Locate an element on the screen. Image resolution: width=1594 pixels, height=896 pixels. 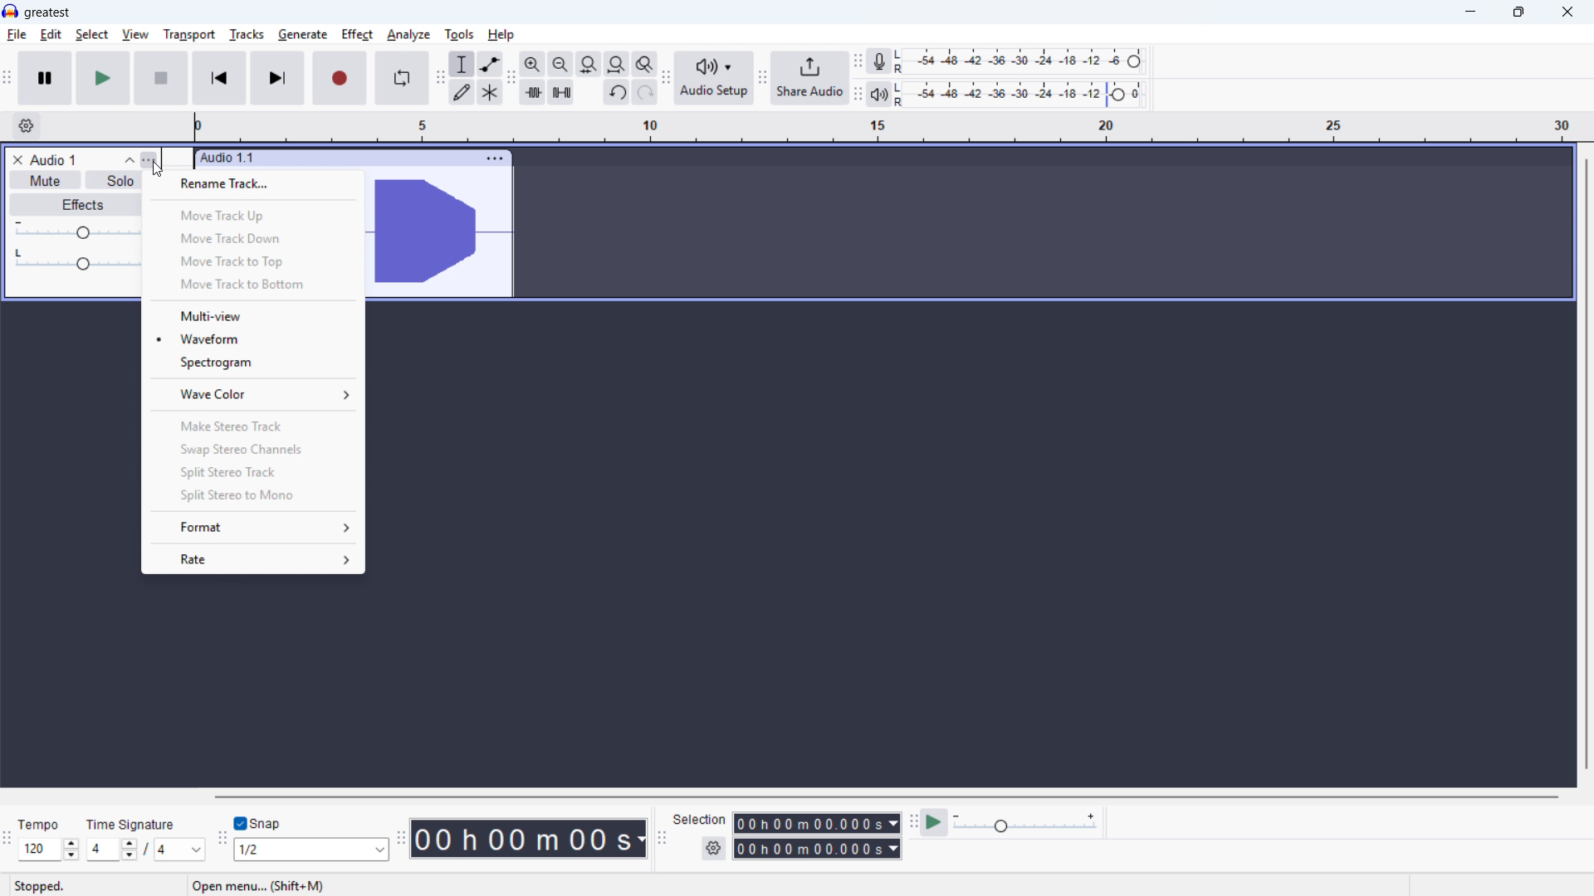
Set time signature  is located at coordinates (144, 850).